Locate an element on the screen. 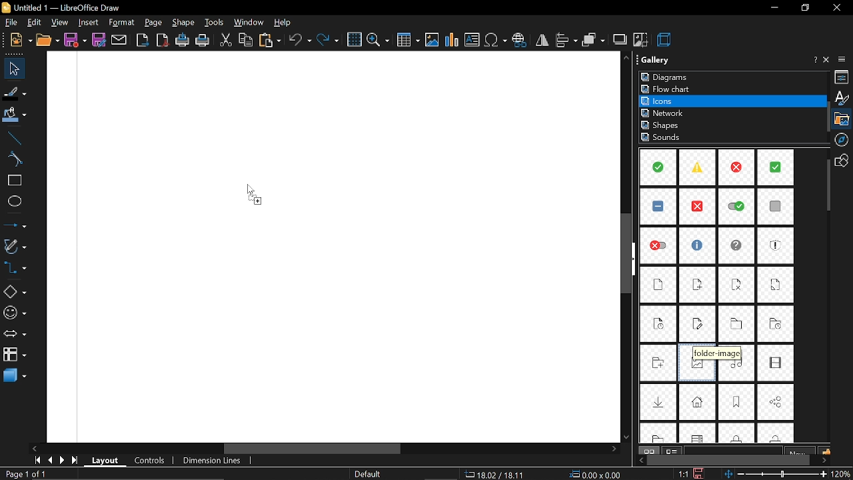  edit is located at coordinates (36, 23).